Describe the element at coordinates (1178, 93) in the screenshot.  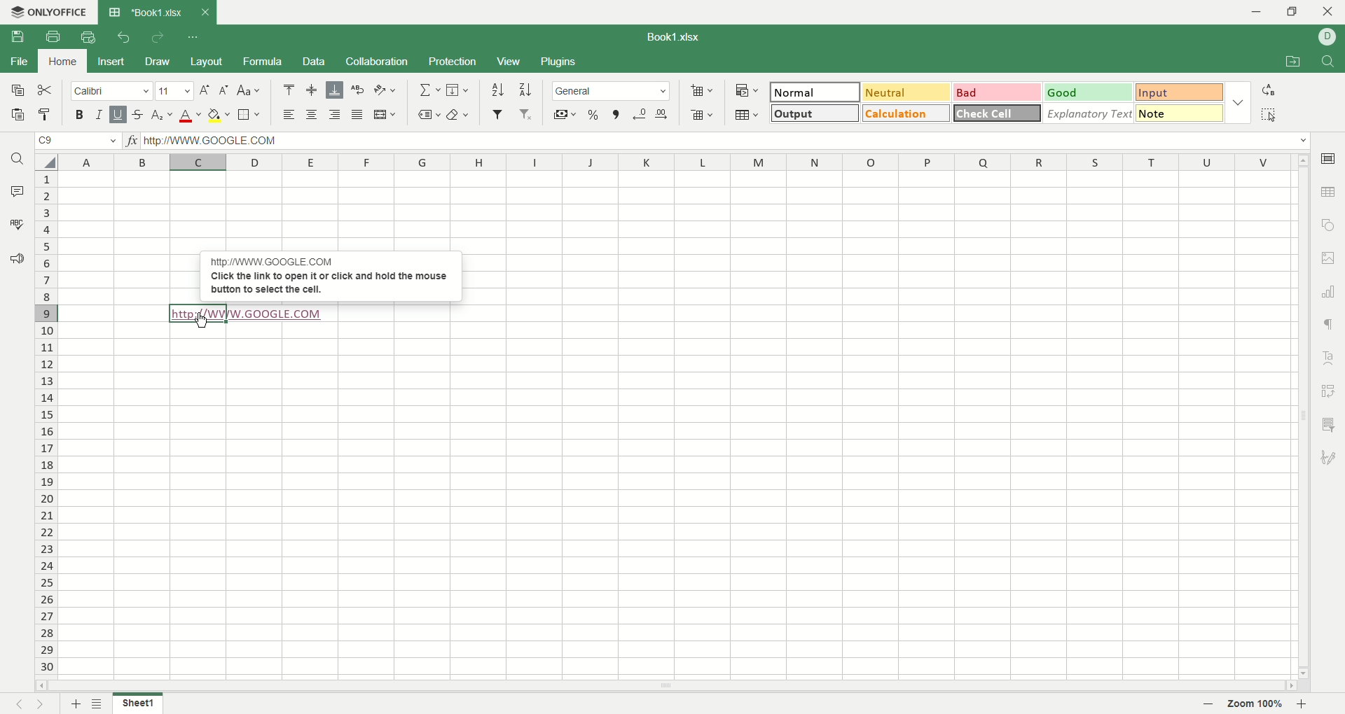
I see `input` at that location.